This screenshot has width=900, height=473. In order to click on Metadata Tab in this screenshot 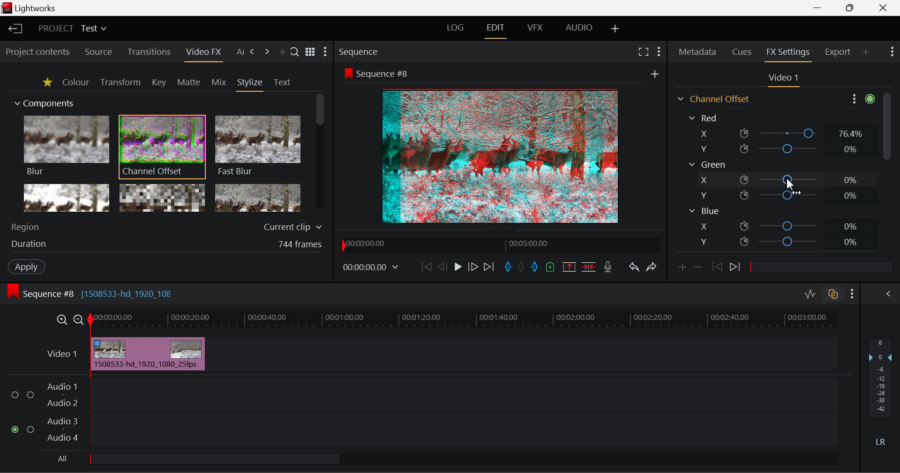, I will do `click(697, 52)`.